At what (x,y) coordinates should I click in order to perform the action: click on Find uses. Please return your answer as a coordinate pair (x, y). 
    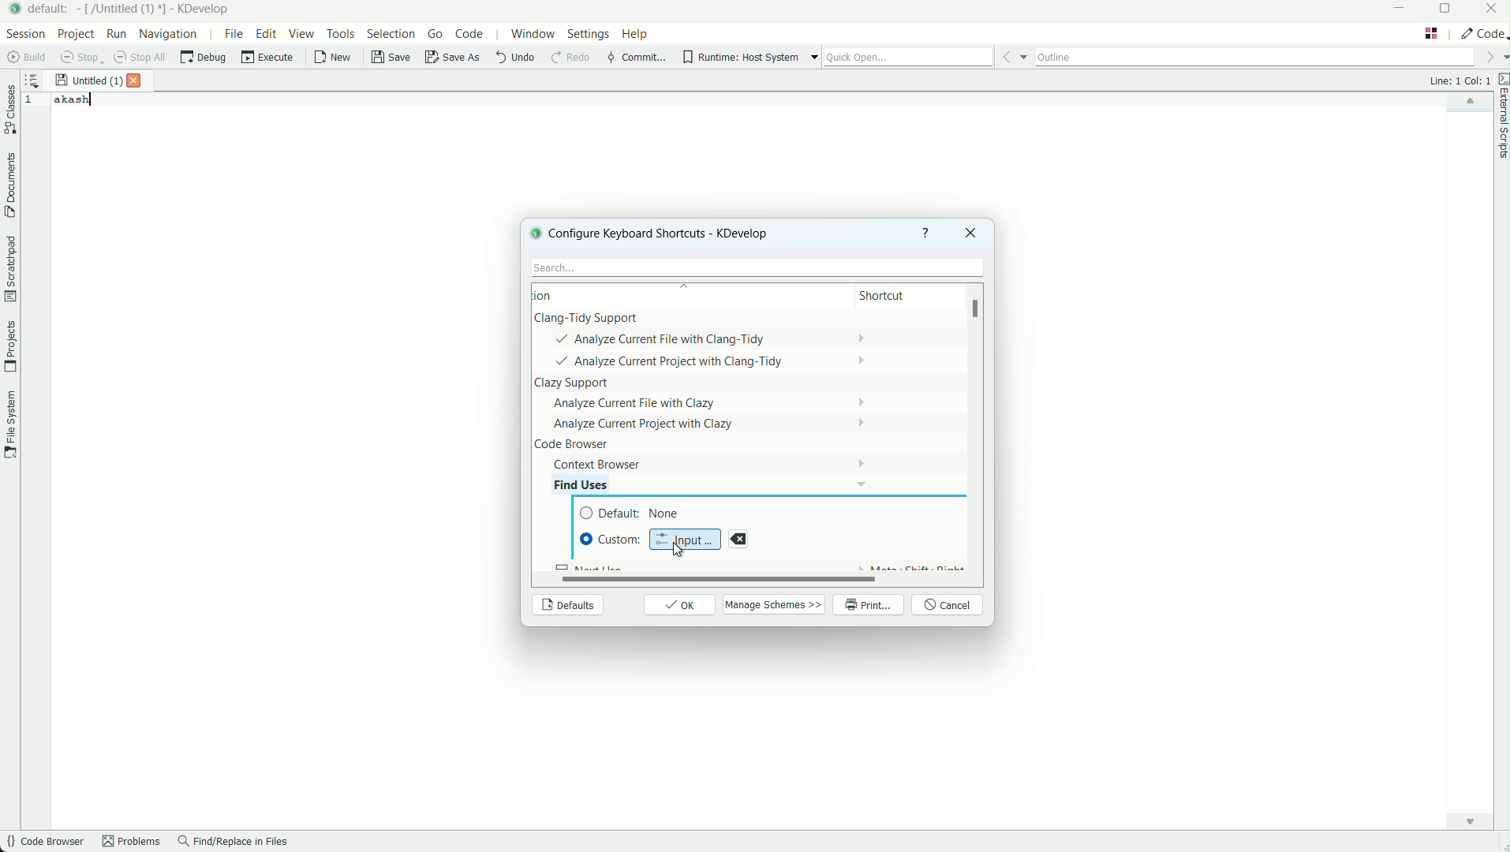
    Looking at the image, I should click on (593, 484).